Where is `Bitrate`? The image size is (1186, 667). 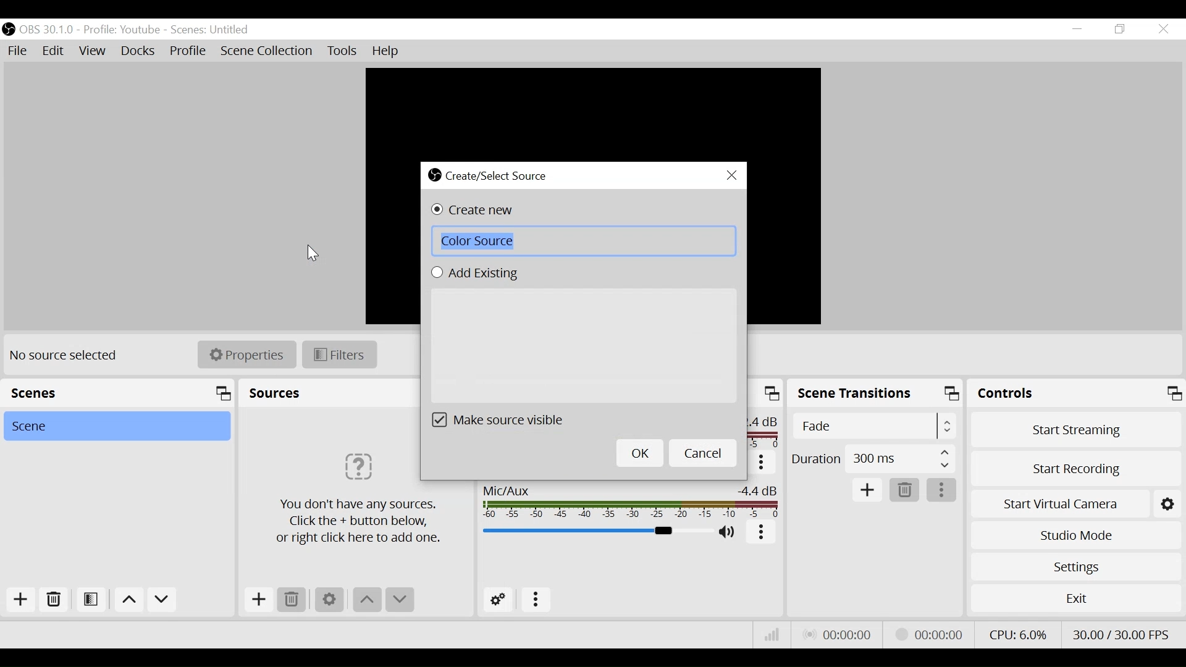 Bitrate is located at coordinates (770, 635).